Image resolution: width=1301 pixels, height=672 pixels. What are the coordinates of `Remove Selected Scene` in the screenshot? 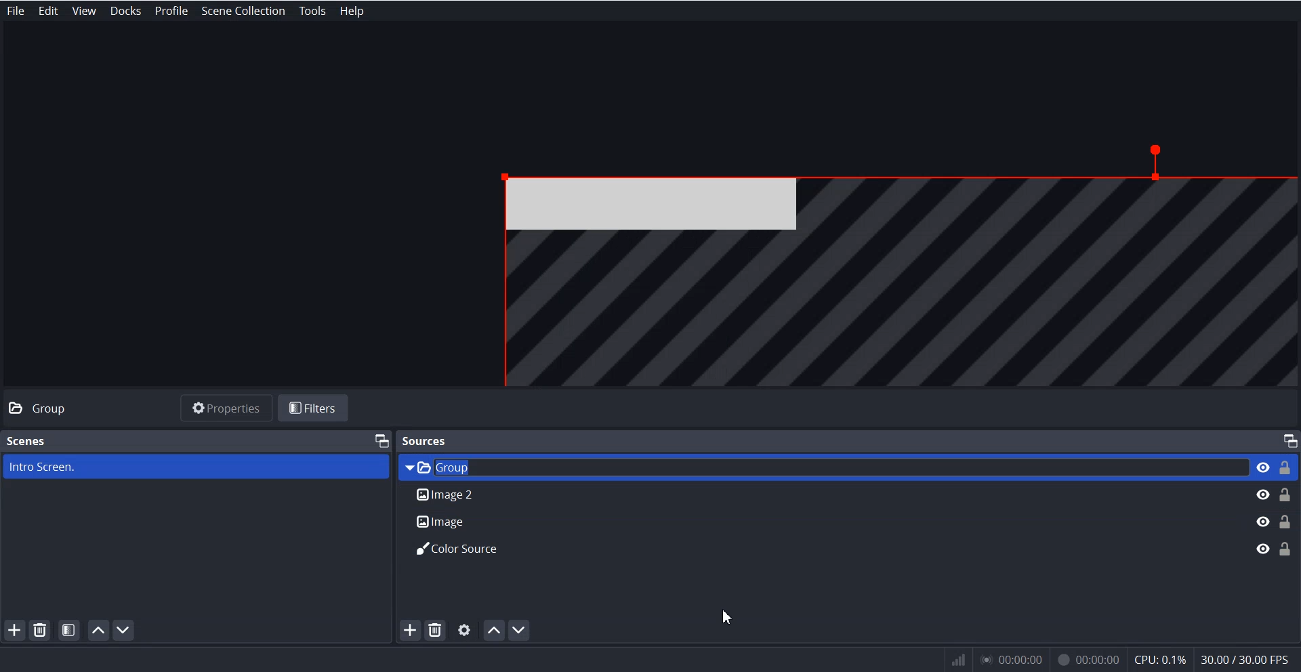 It's located at (41, 630).